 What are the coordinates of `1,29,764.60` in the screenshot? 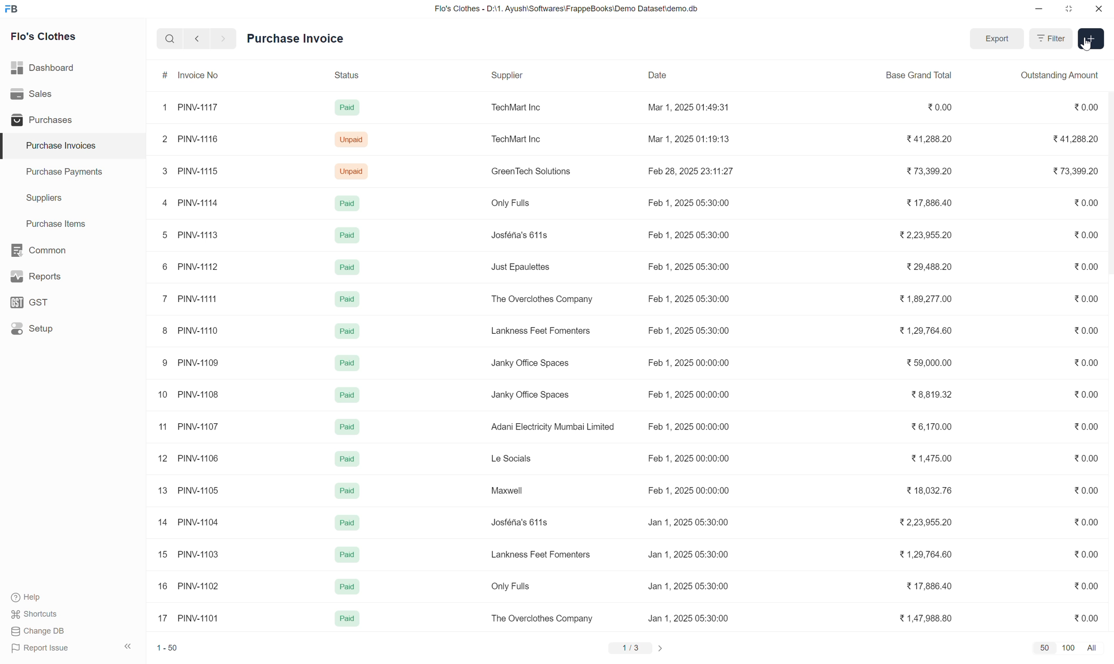 It's located at (924, 554).